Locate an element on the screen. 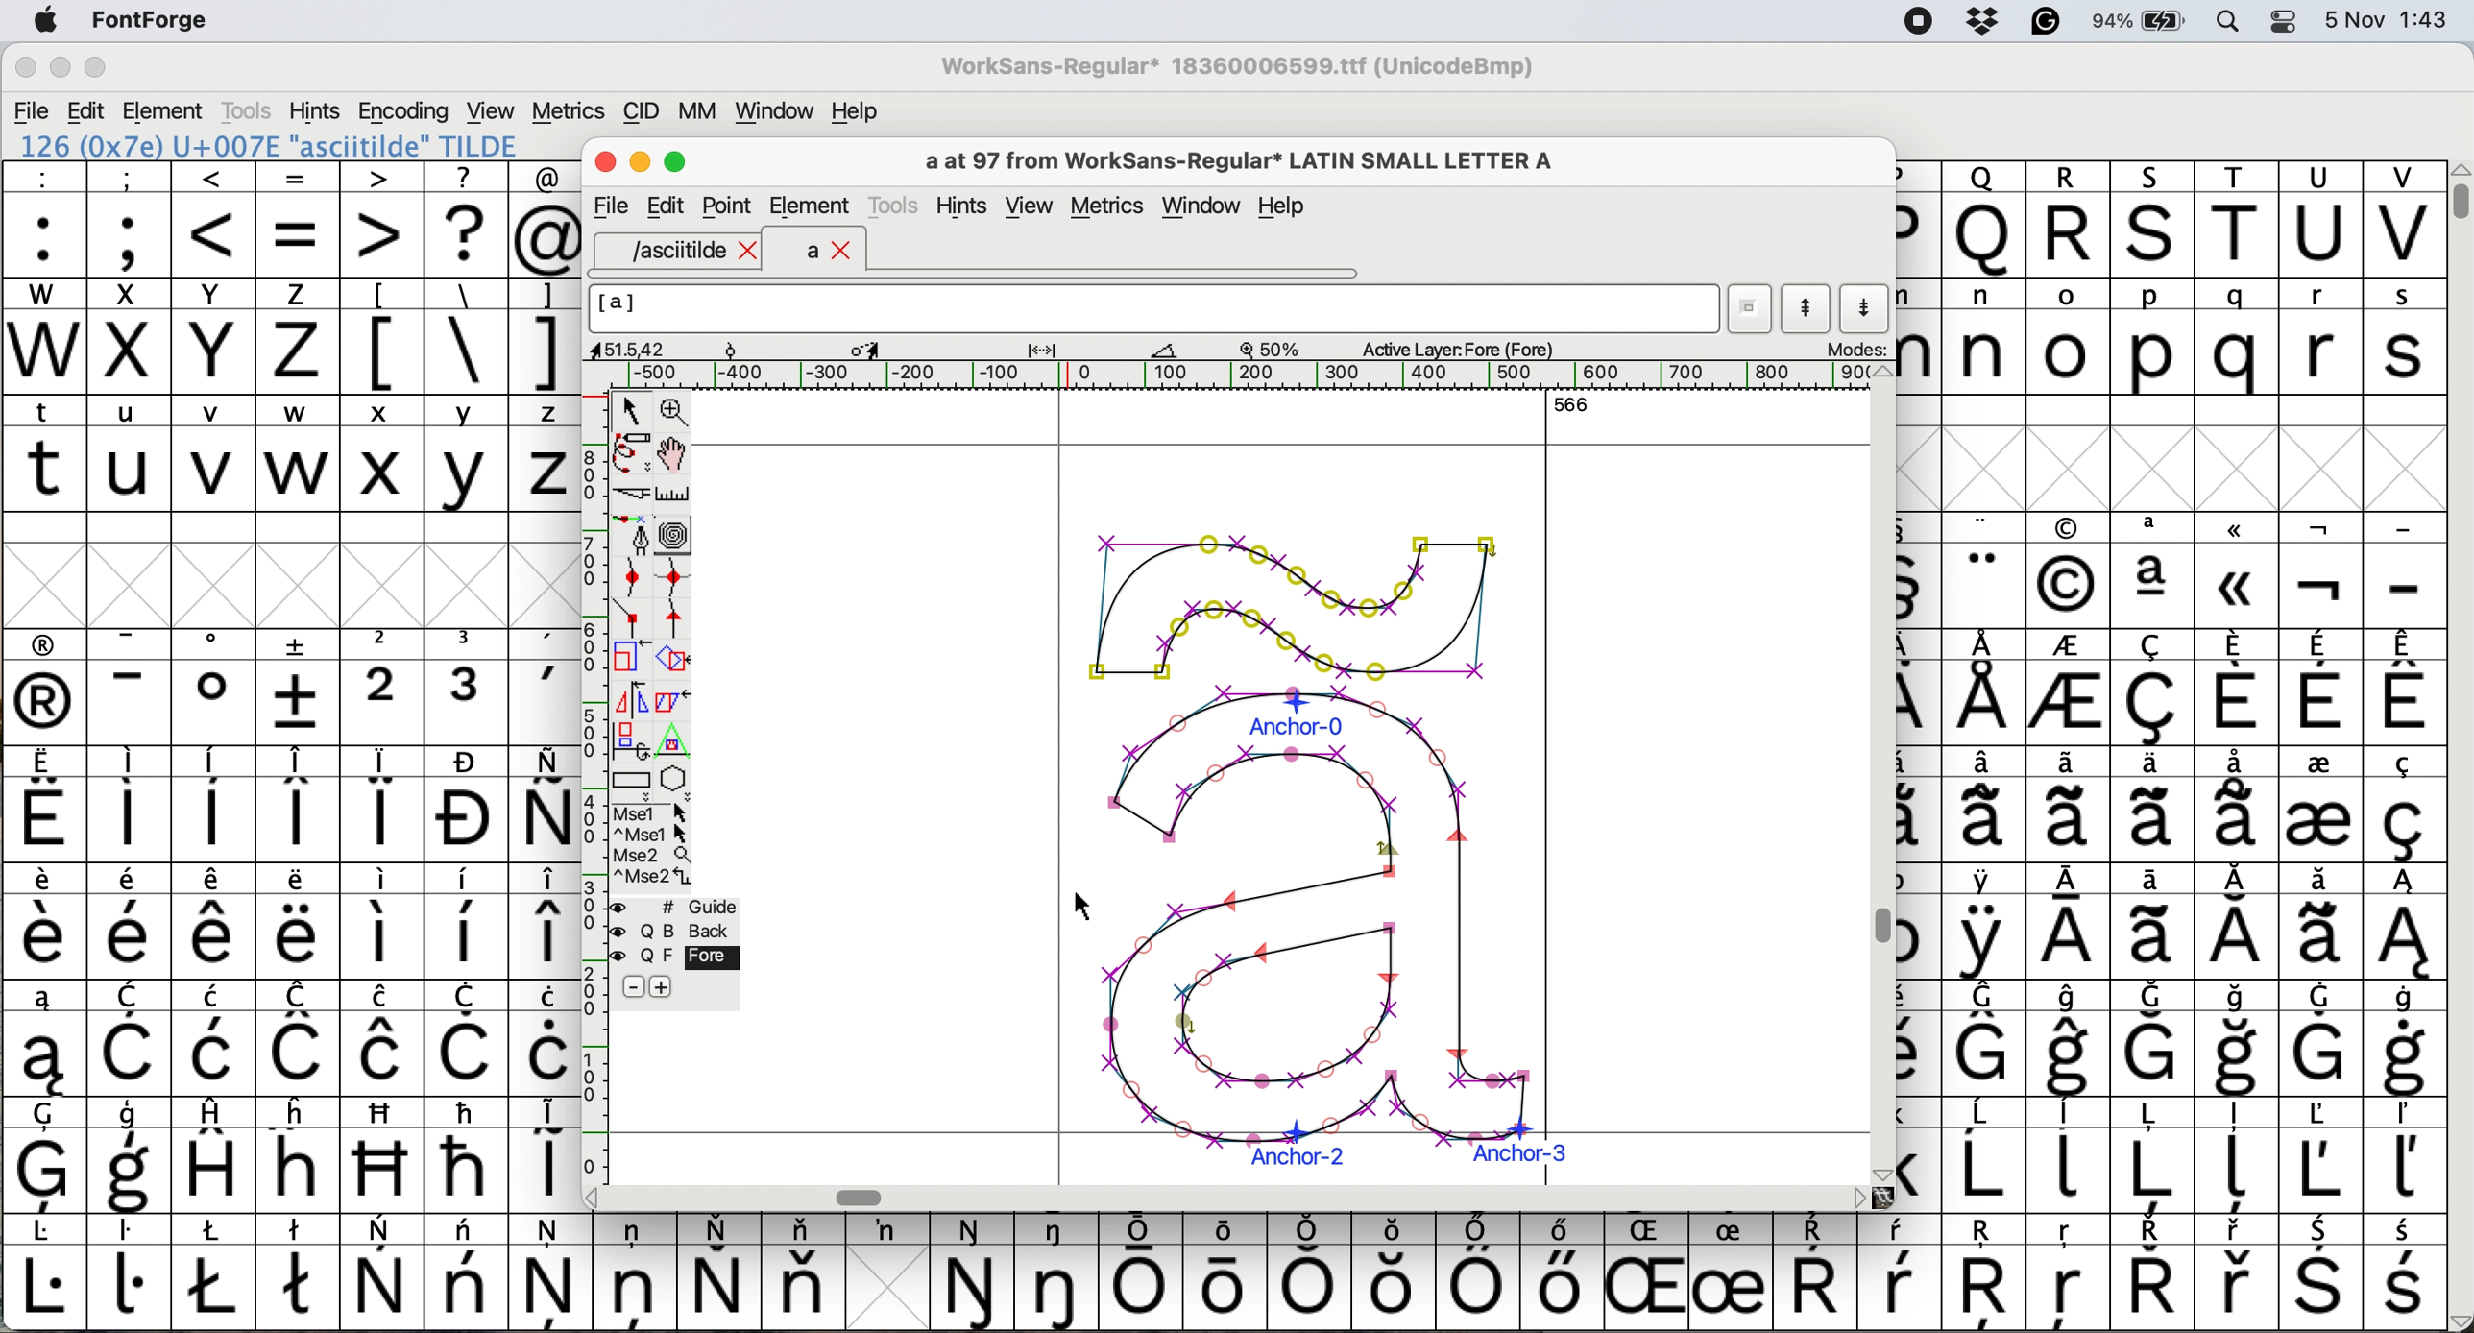  symbol is located at coordinates (2156, 689).